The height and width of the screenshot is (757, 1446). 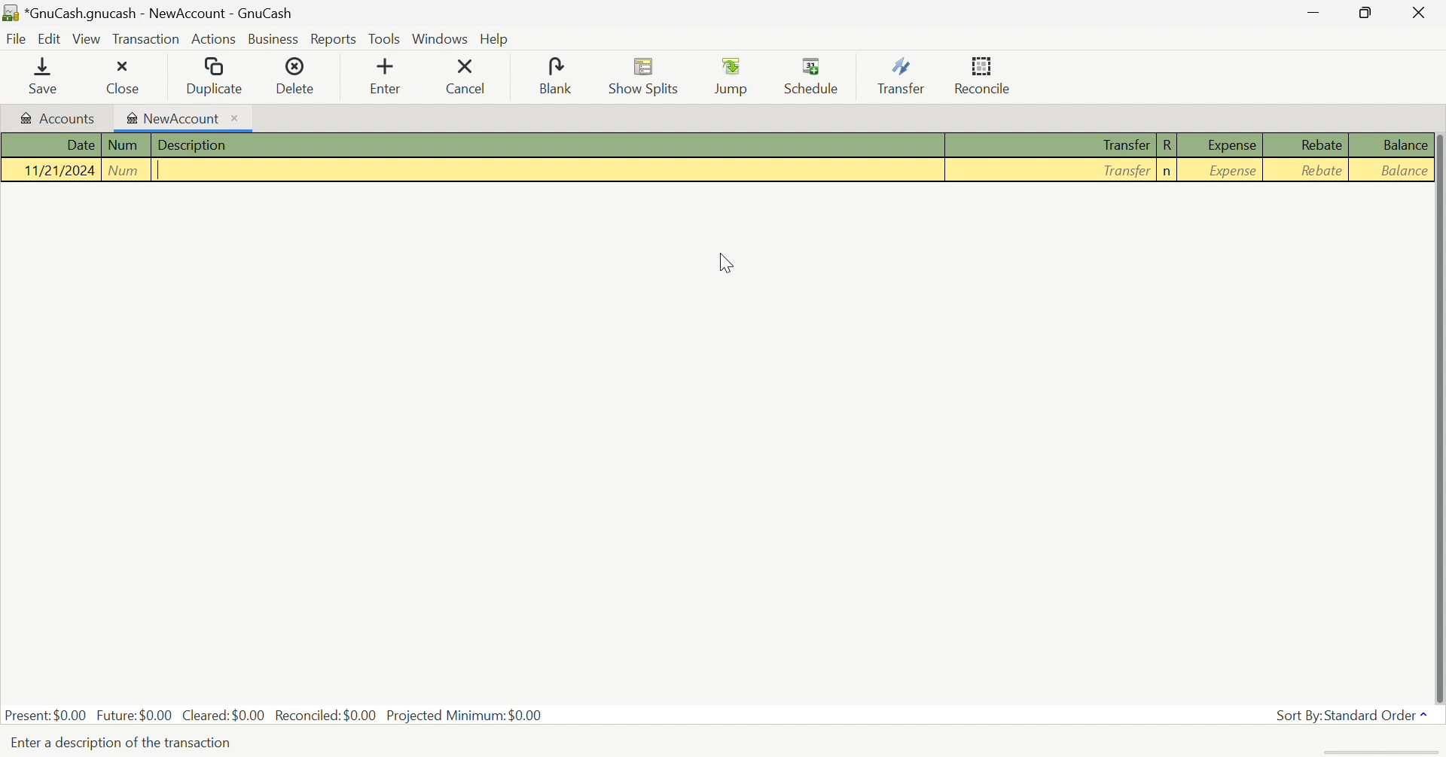 What do you see at coordinates (334, 41) in the screenshot?
I see `Reports` at bounding box center [334, 41].